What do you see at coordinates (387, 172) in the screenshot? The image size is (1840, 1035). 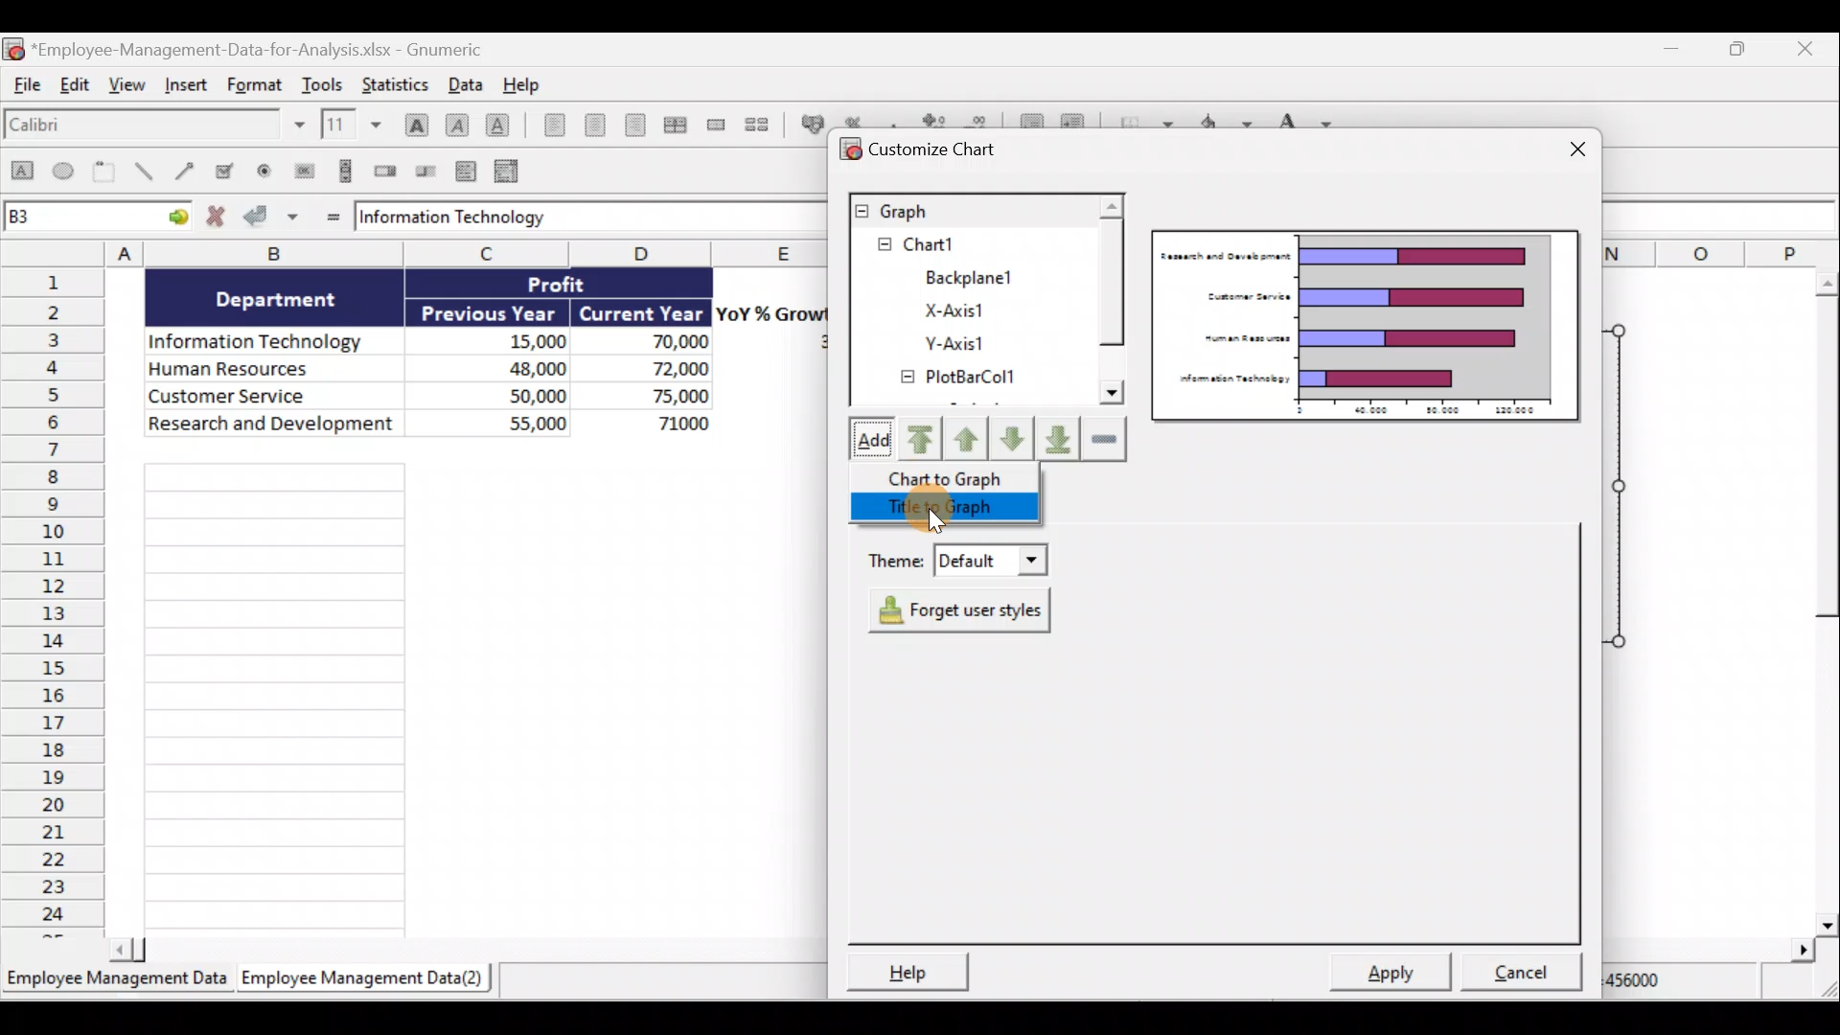 I see `Create a spin button` at bounding box center [387, 172].